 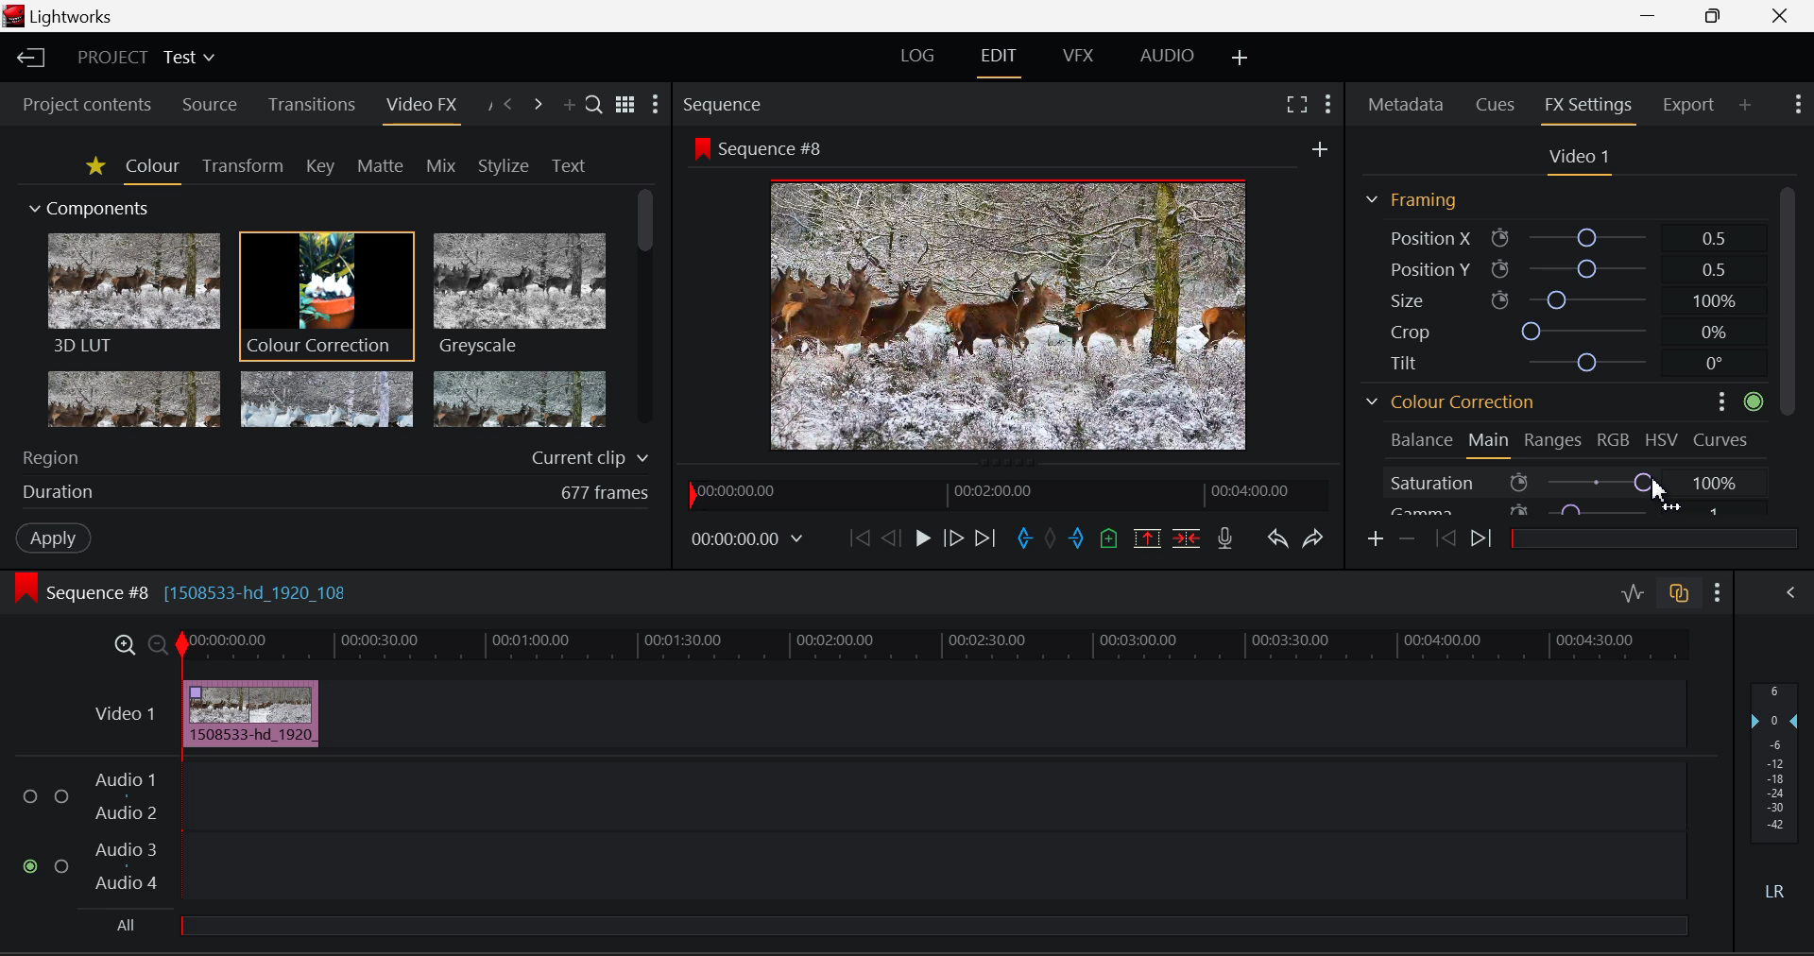 What do you see at coordinates (1801, 104) in the screenshot?
I see `Show Settings` at bounding box center [1801, 104].